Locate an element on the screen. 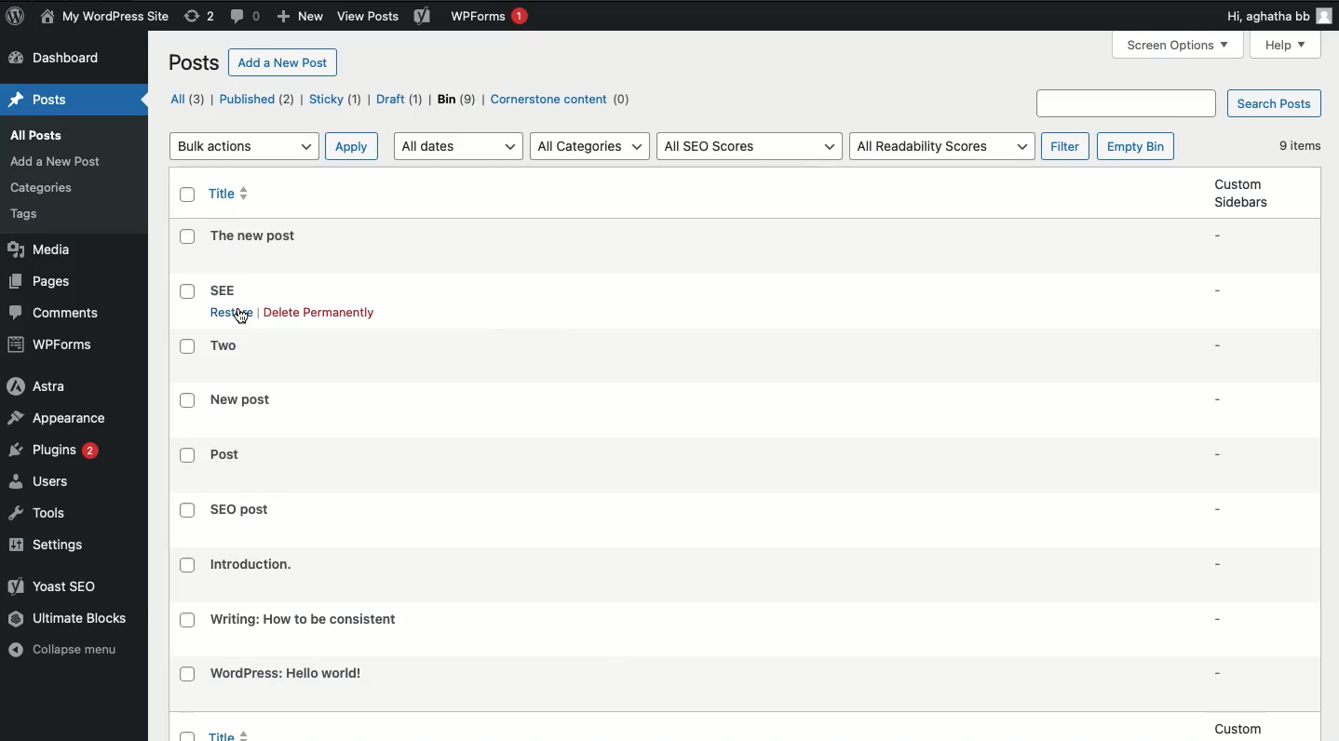 Image resolution: width=1339 pixels, height=741 pixels. Help is located at coordinates (1285, 47).